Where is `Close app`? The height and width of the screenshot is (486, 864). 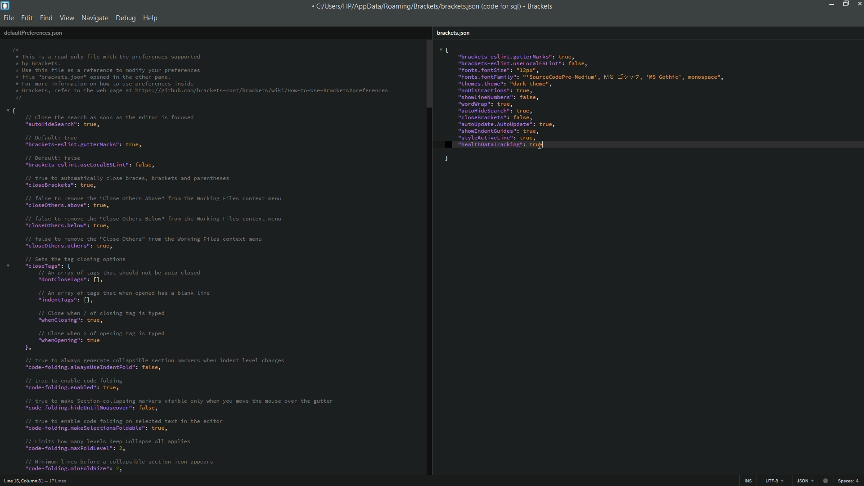
Close app is located at coordinates (859, 4).